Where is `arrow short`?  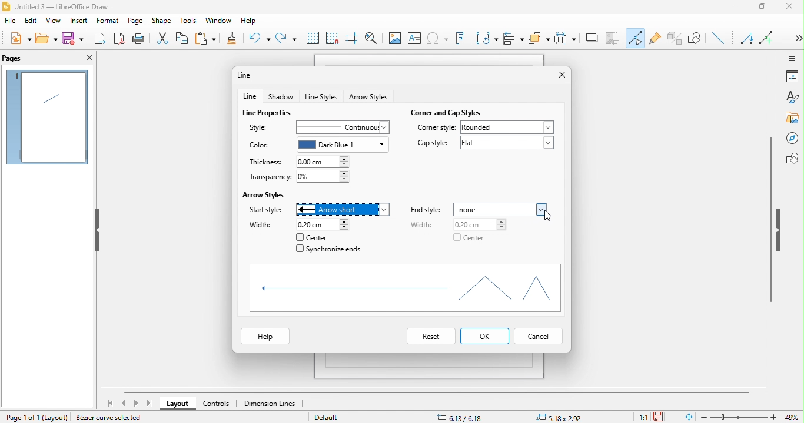 arrow short is located at coordinates (346, 210).